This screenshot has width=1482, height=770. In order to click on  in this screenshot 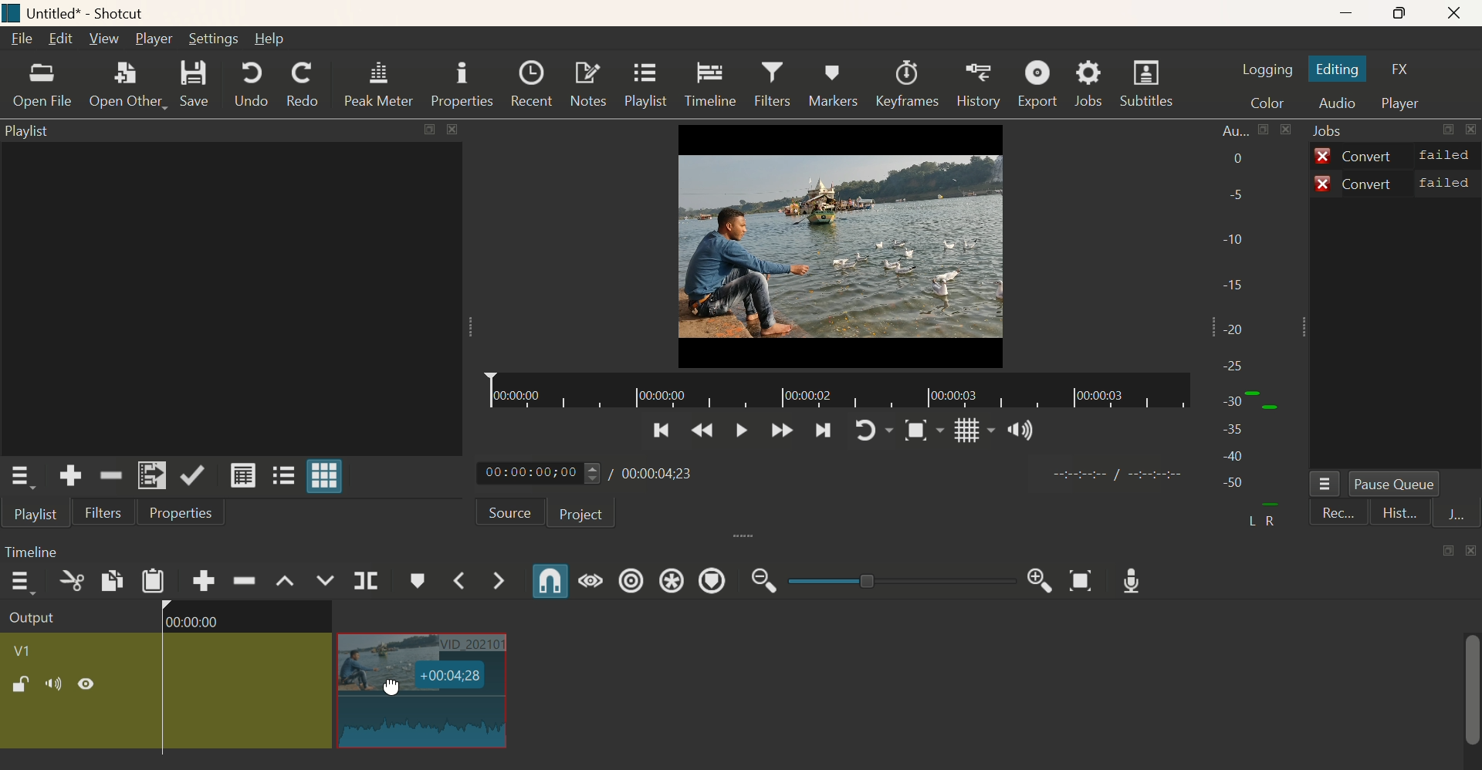, I will do `click(107, 474)`.